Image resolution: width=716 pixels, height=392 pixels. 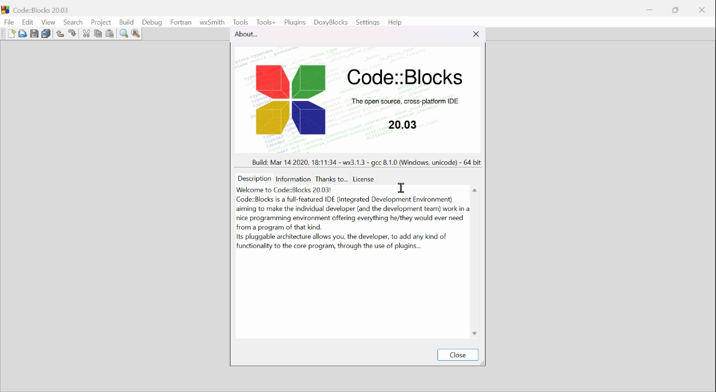 I want to click on file, so click(x=9, y=22).